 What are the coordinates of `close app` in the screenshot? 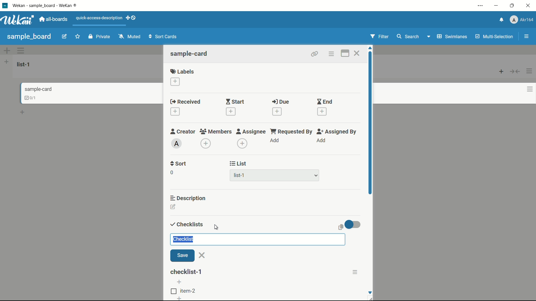 It's located at (529, 6).